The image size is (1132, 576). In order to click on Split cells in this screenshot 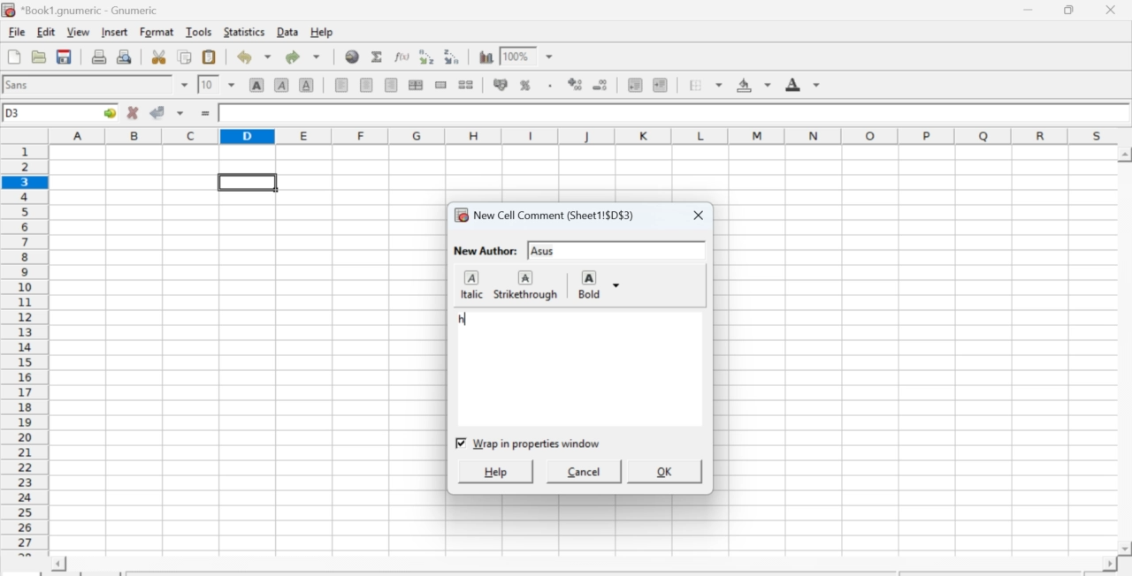, I will do `click(465, 85)`.